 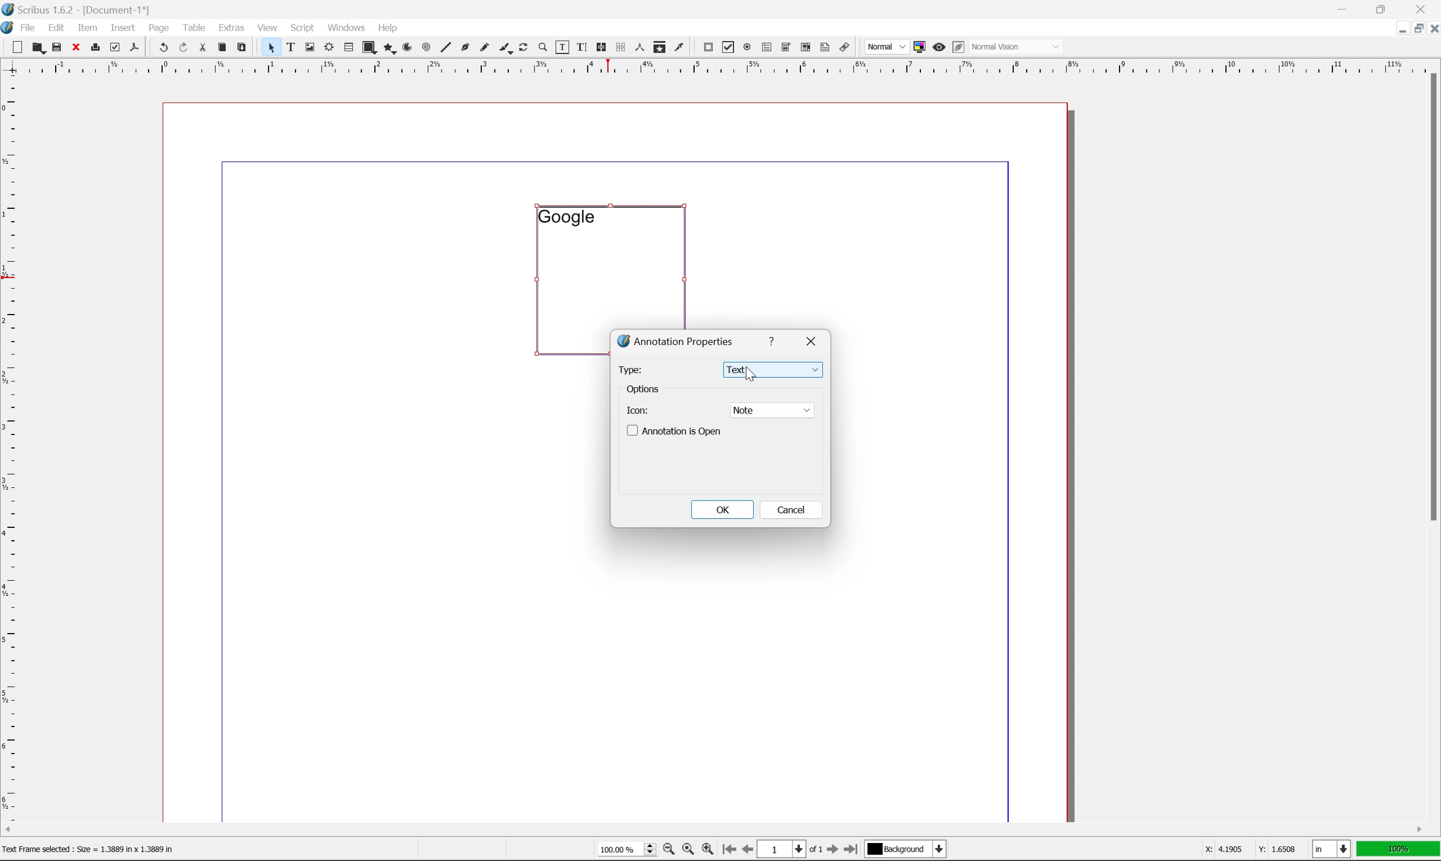 What do you see at coordinates (58, 28) in the screenshot?
I see `edit` at bounding box center [58, 28].